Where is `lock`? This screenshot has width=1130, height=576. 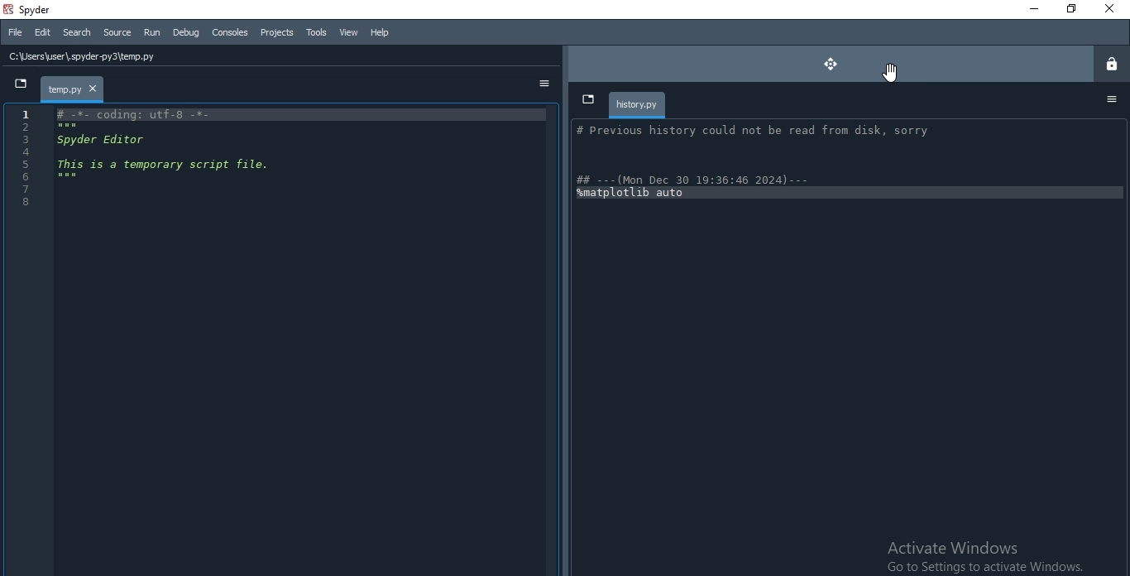
lock is located at coordinates (1113, 63).